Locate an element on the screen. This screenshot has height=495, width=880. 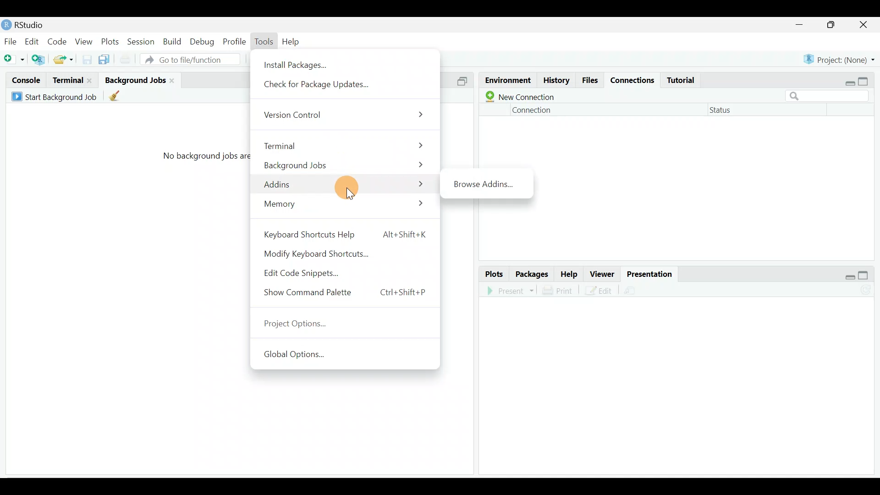
Start Background Job is located at coordinates (56, 97).